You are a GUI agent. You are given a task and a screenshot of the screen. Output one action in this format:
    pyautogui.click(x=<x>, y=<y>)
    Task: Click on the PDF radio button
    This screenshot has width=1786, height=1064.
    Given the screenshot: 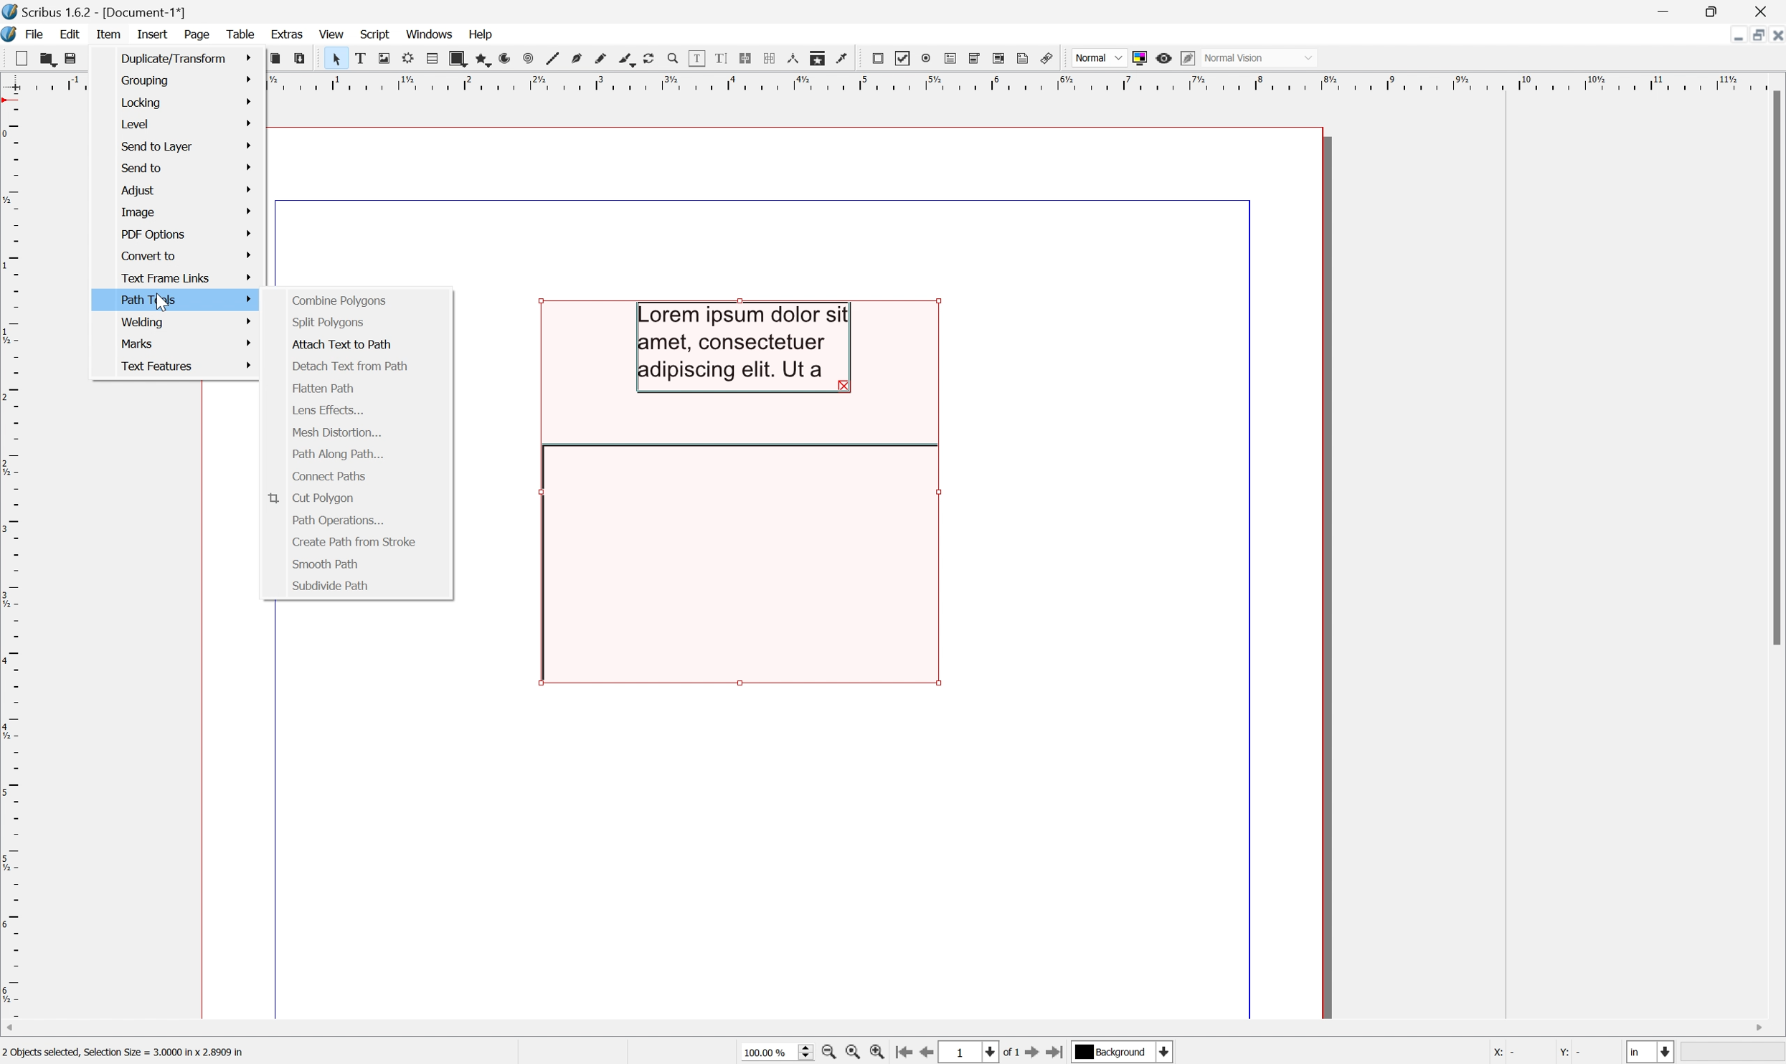 What is the action you would take?
    pyautogui.click(x=925, y=58)
    